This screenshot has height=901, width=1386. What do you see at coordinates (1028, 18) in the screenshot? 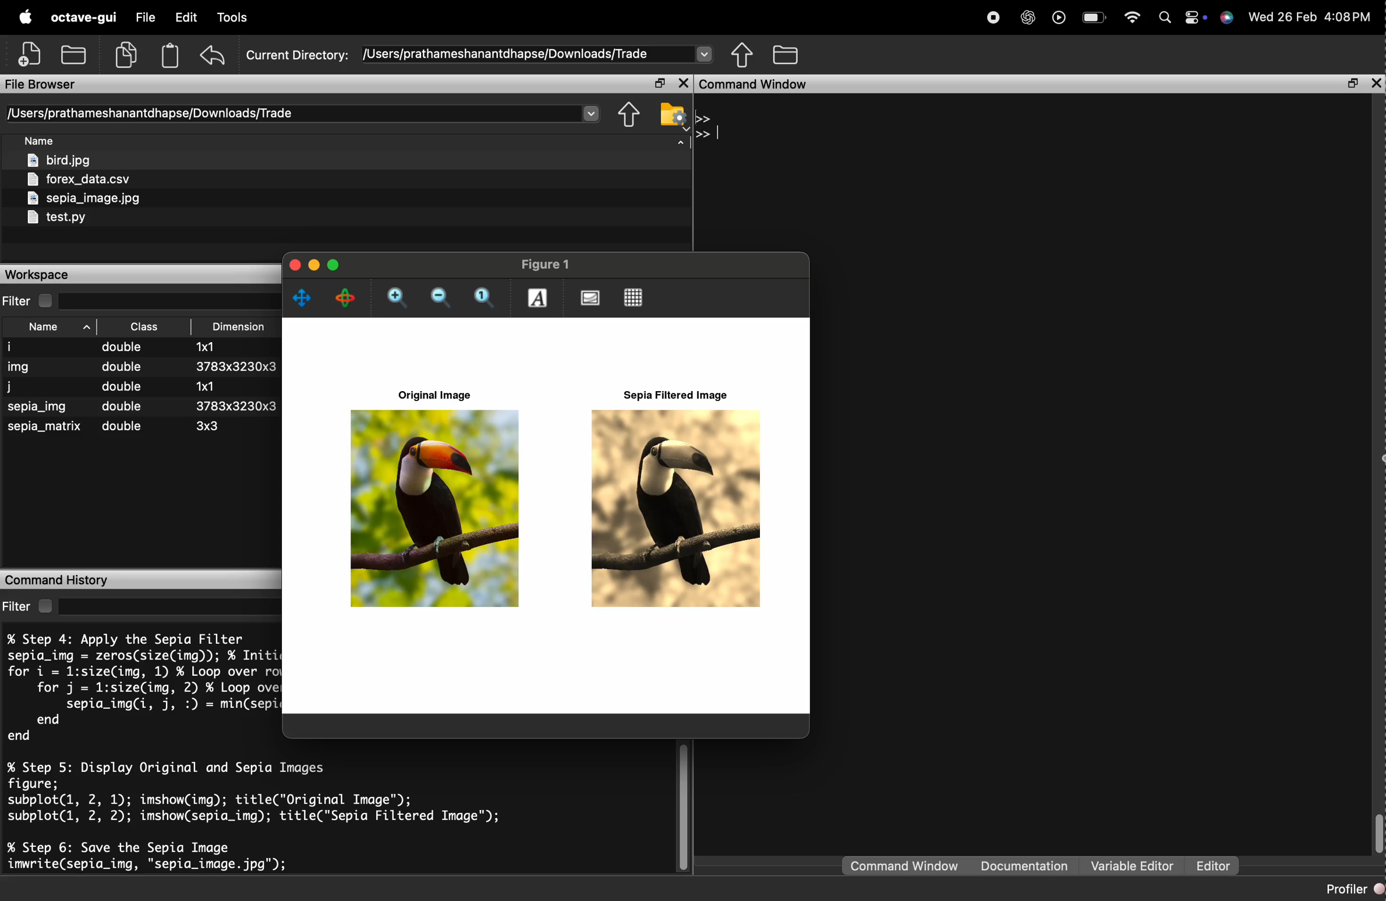
I see `chatgpt` at bounding box center [1028, 18].